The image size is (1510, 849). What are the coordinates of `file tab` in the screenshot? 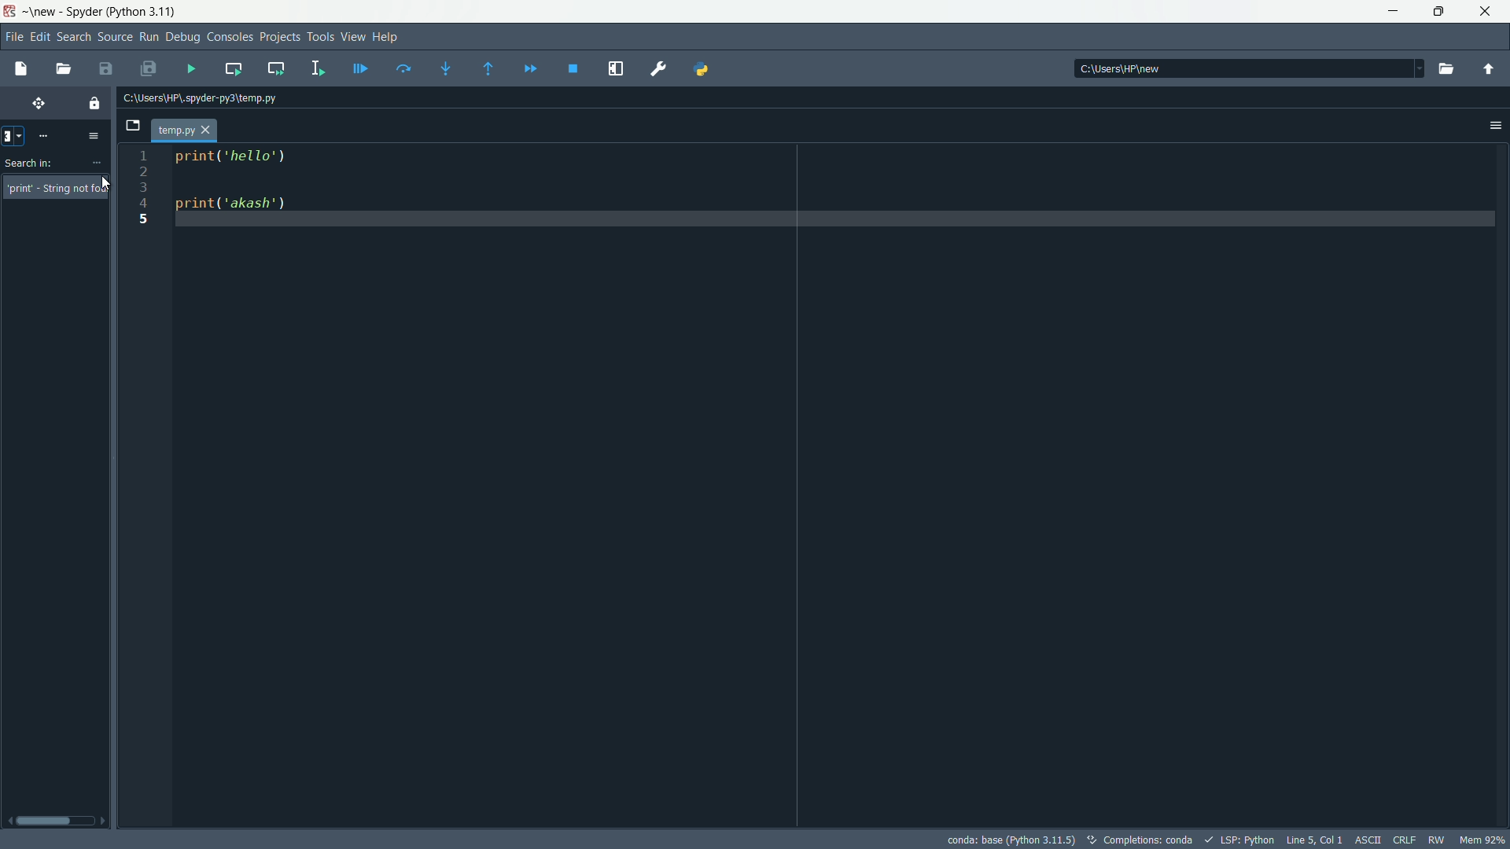 It's located at (183, 130).